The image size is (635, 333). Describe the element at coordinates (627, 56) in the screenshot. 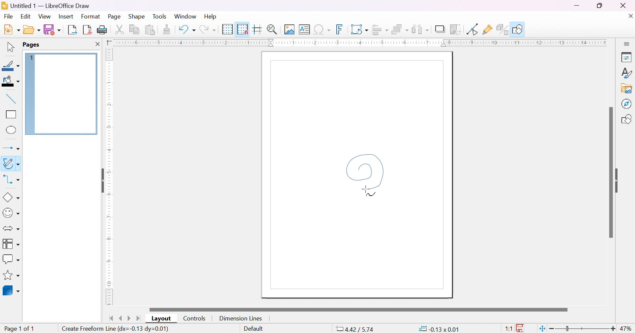

I see `properties` at that location.